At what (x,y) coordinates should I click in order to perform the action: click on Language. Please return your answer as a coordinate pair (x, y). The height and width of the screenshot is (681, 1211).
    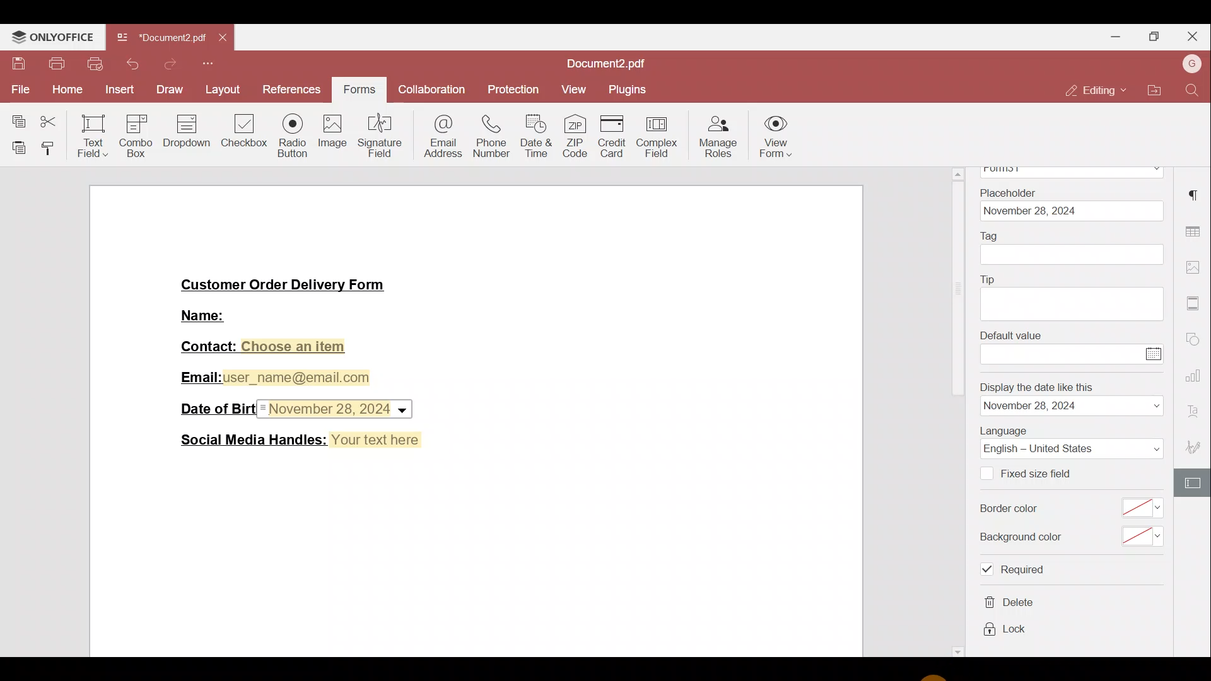
    Looking at the image, I should click on (1004, 431).